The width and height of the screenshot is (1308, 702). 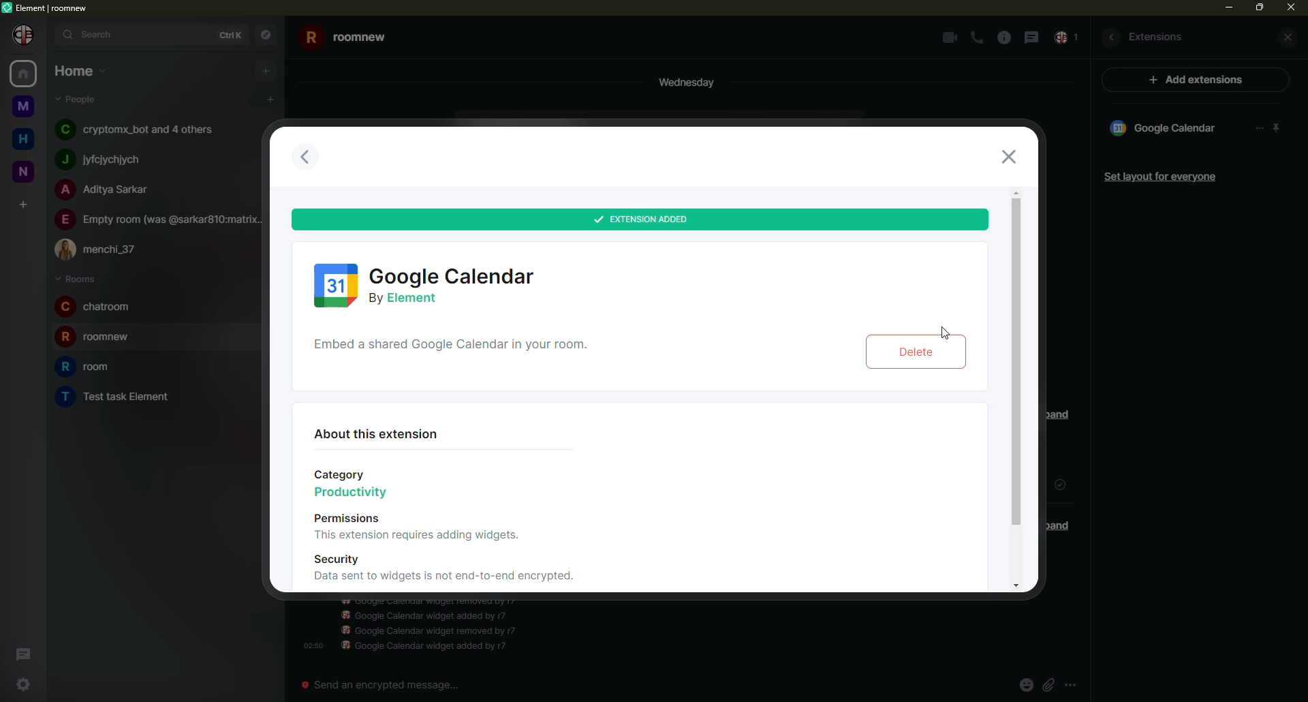 What do you see at coordinates (417, 536) in the screenshot?
I see `This extension requires adding widgets.` at bounding box center [417, 536].